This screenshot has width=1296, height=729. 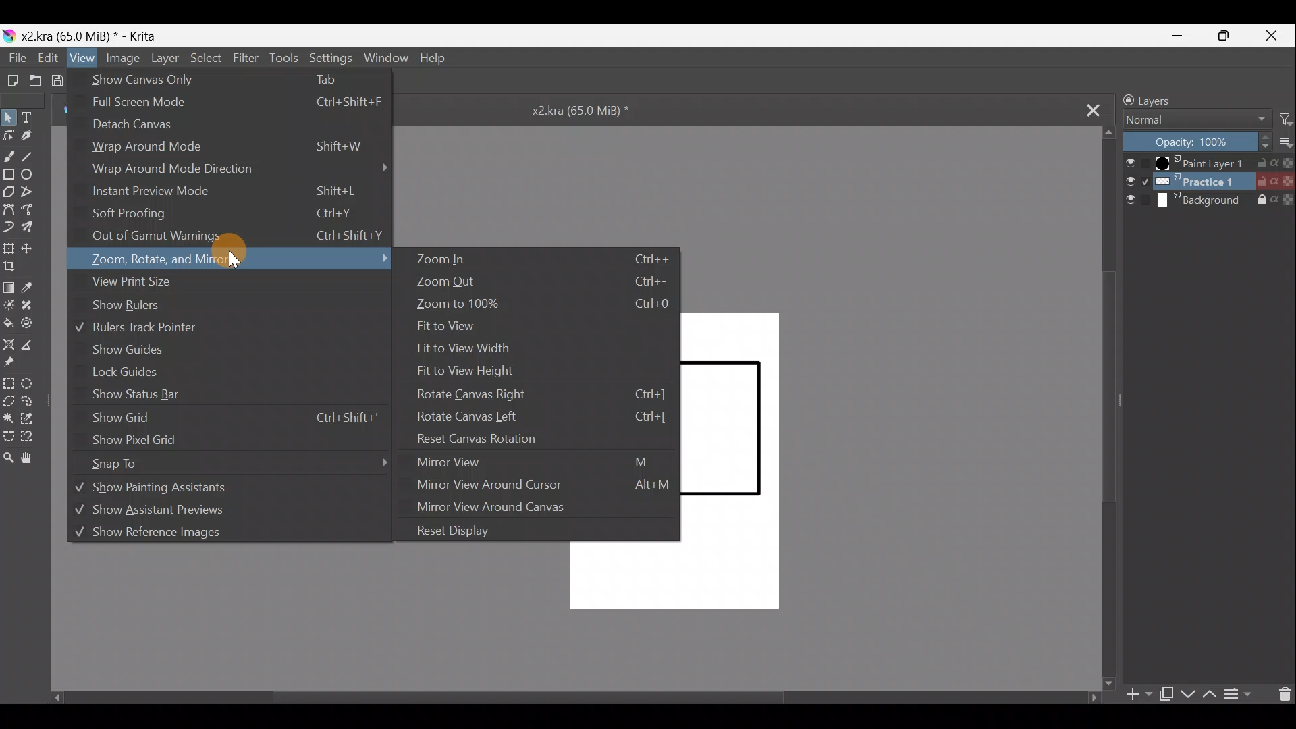 I want to click on Transform a layer/selection, so click(x=9, y=249).